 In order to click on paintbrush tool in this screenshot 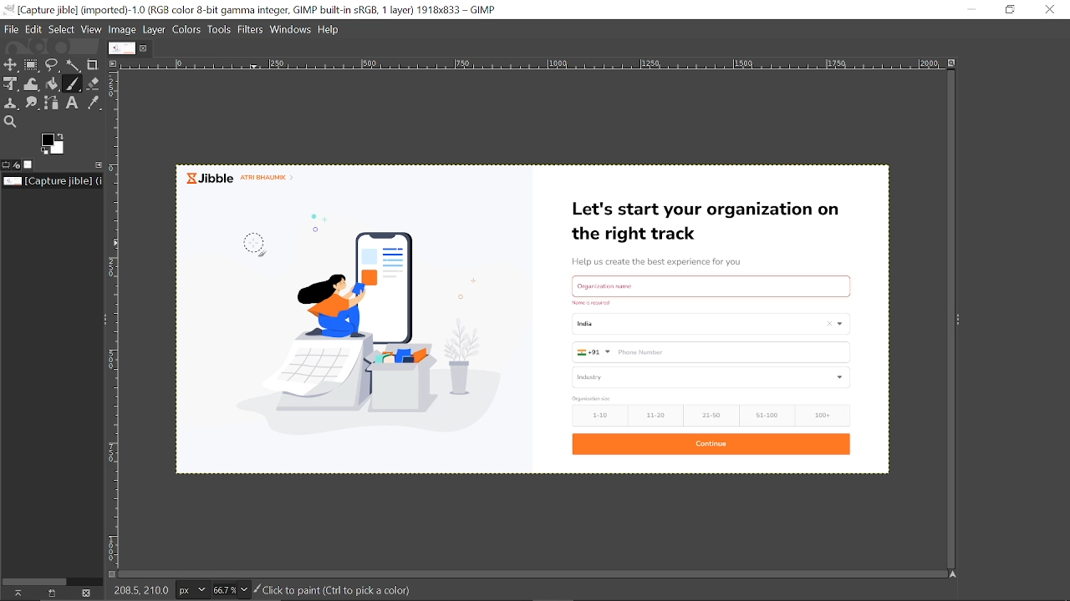, I will do `click(73, 84)`.